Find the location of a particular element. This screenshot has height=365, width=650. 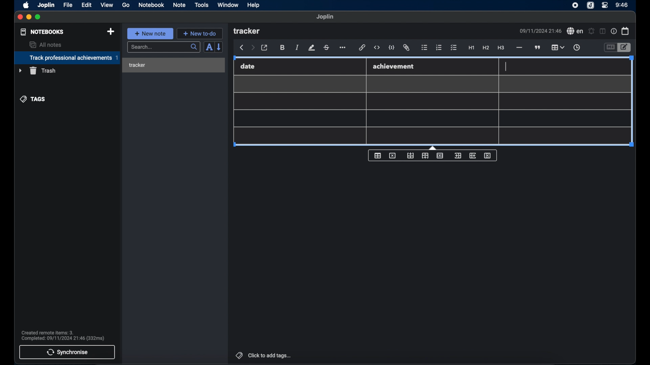

table is located at coordinates (558, 47).